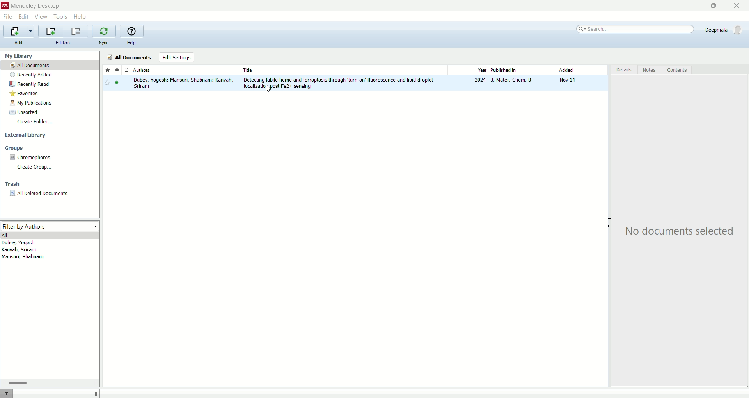 This screenshot has height=398, width=749. Describe the element at coordinates (186, 70) in the screenshot. I see `authors` at that location.